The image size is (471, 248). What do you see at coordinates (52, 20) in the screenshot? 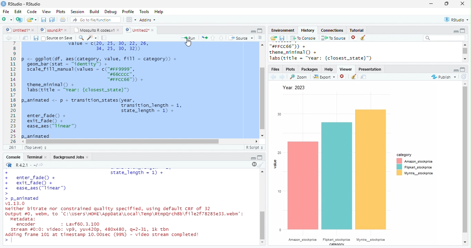
I see `save all` at bounding box center [52, 20].